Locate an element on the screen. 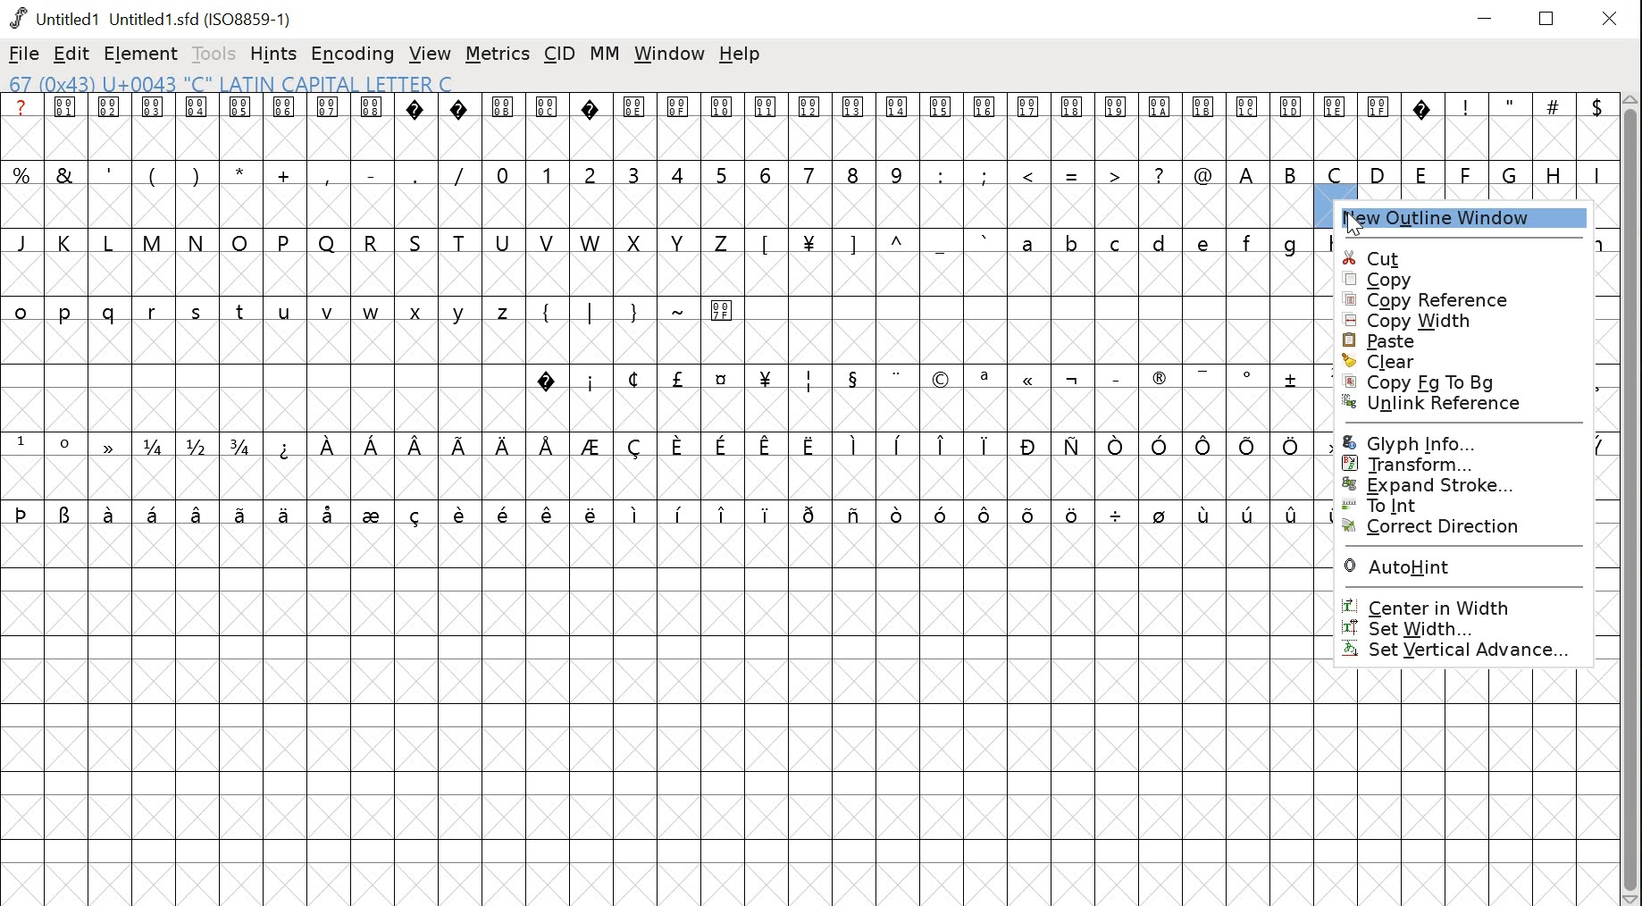 The image size is (1642, 906). window is located at coordinates (671, 57).